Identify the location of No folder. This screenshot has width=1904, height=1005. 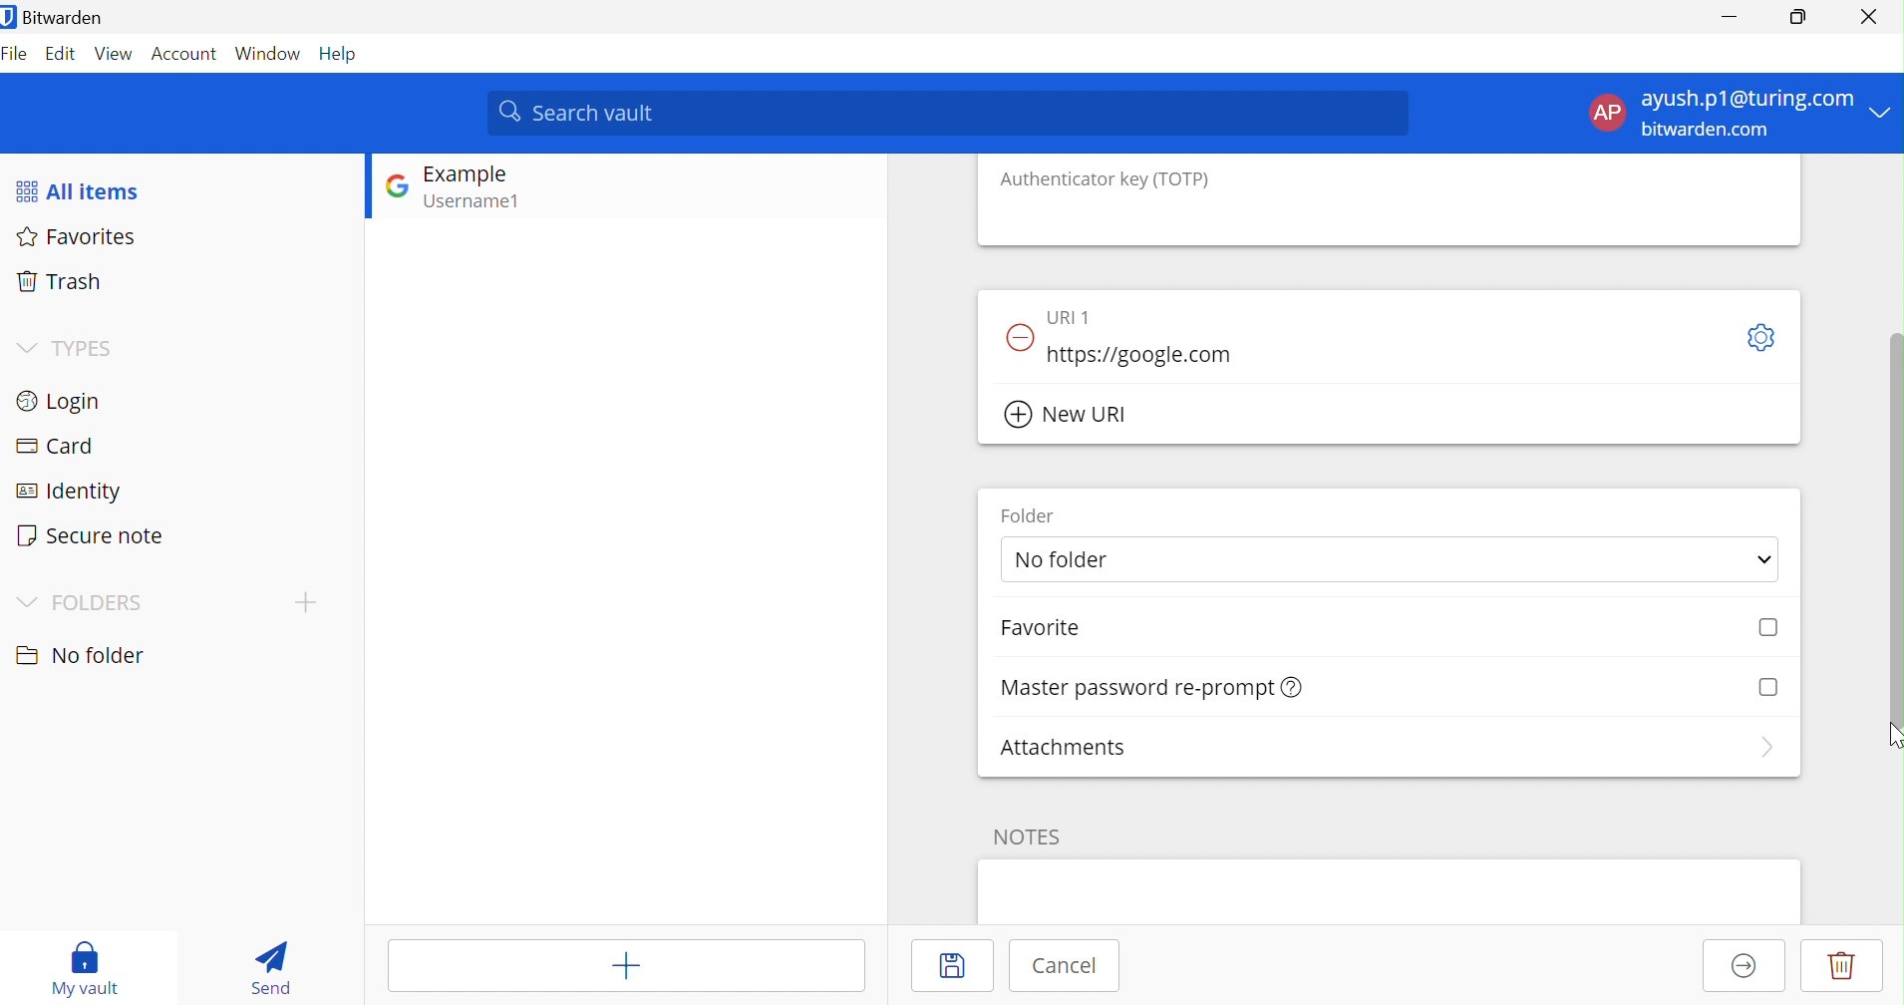
(78, 655).